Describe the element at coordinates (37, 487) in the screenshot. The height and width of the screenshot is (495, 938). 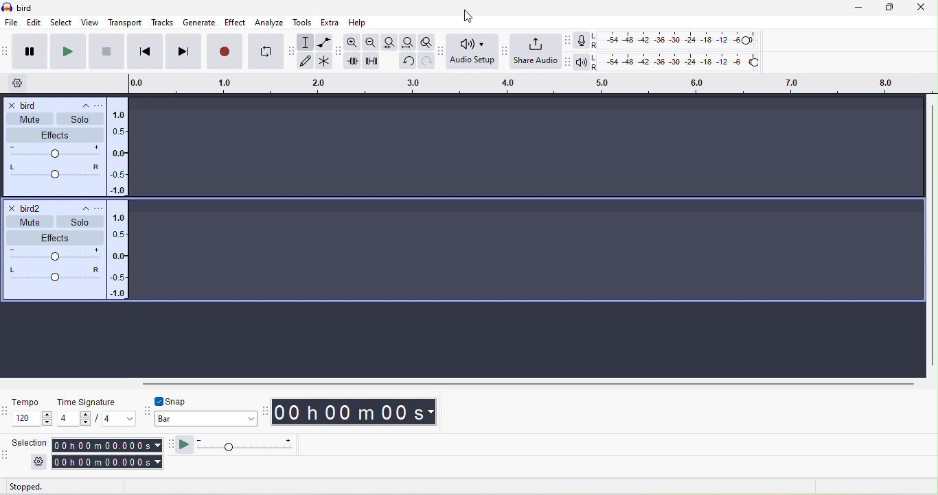
I see `stopped` at that location.